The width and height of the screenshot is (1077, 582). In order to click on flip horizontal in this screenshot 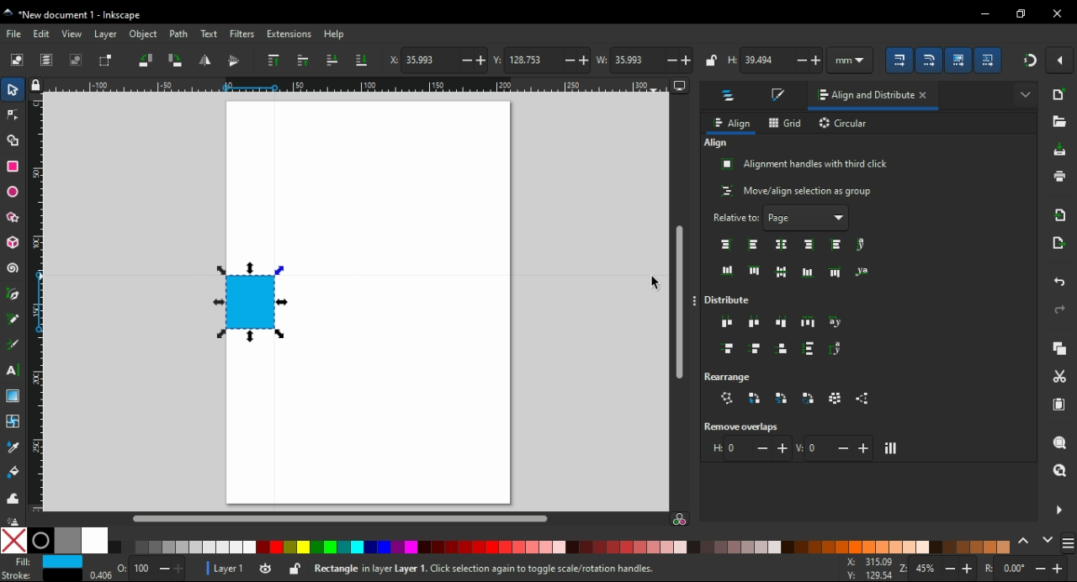, I will do `click(204, 61)`.